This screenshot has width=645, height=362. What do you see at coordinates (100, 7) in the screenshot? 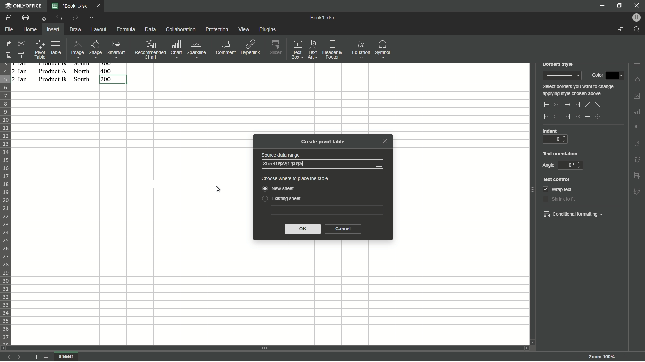
I see `Close` at bounding box center [100, 7].